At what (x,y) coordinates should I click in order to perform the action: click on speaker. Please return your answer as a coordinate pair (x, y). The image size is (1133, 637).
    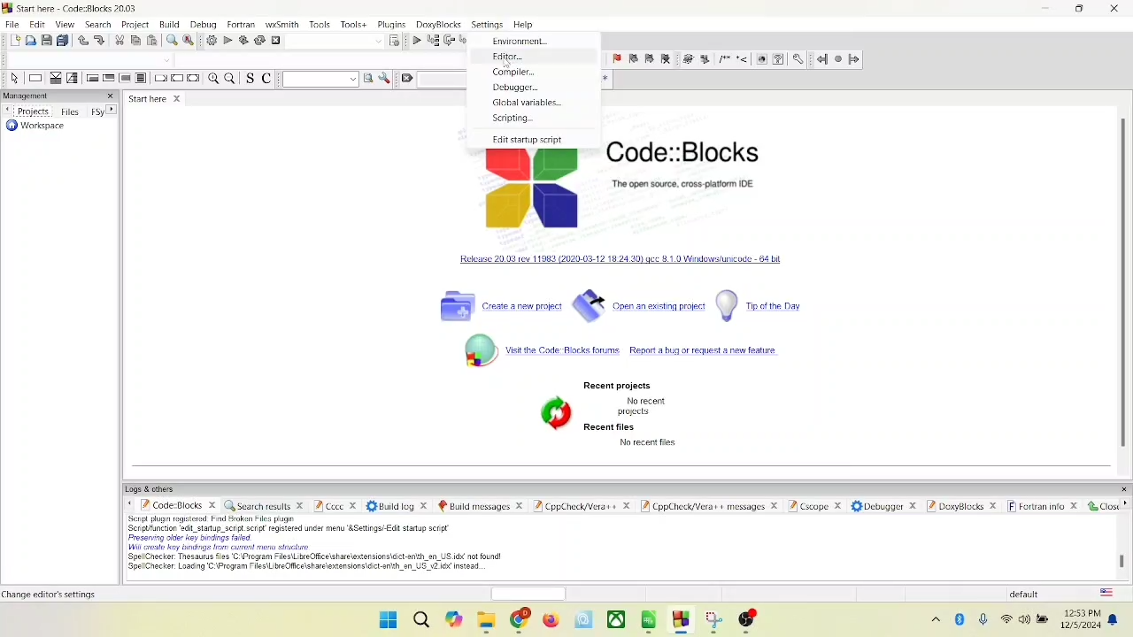
    Looking at the image, I should click on (1024, 620).